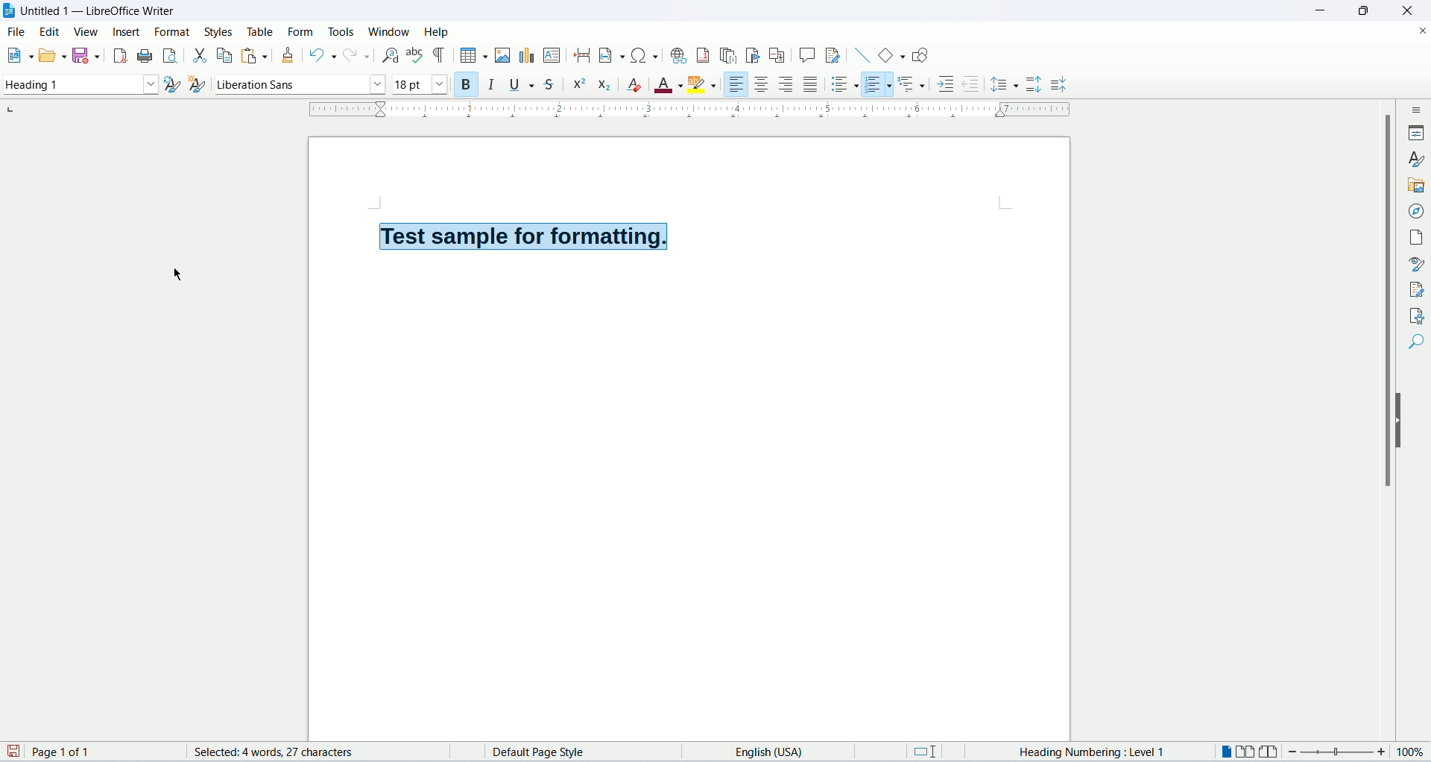 Image resolution: width=1431 pixels, height=762 pixels. I want to click on spelling, so click(415, 56).